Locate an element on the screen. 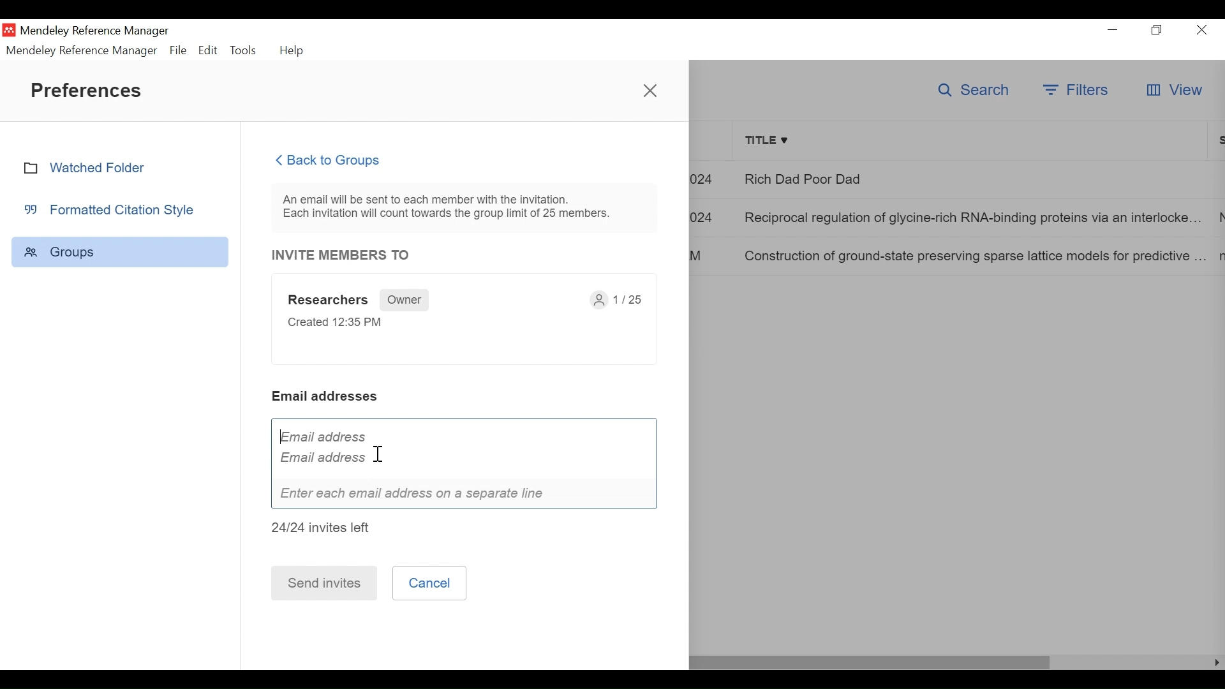  Rich Dad Poor Dad is located at coordinates (974, 179).